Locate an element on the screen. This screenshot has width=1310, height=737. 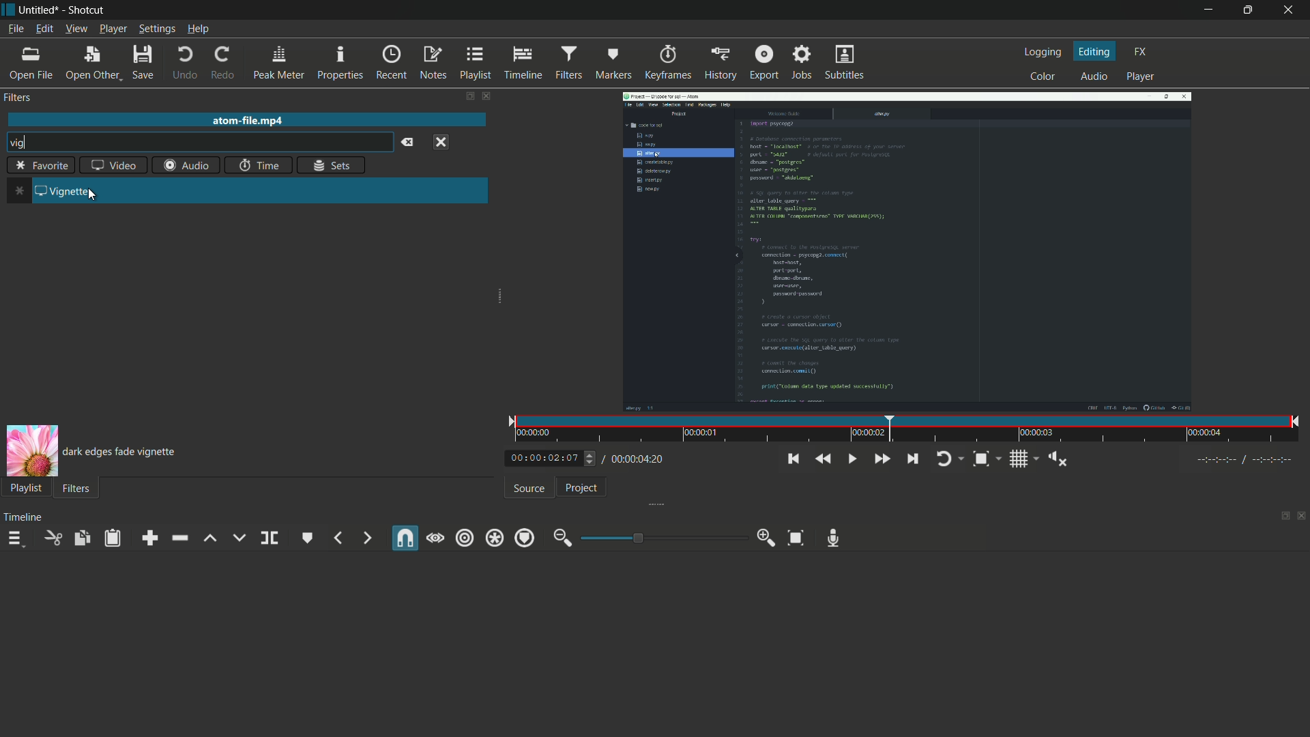
previous marker is located at coordinates (338, 538).